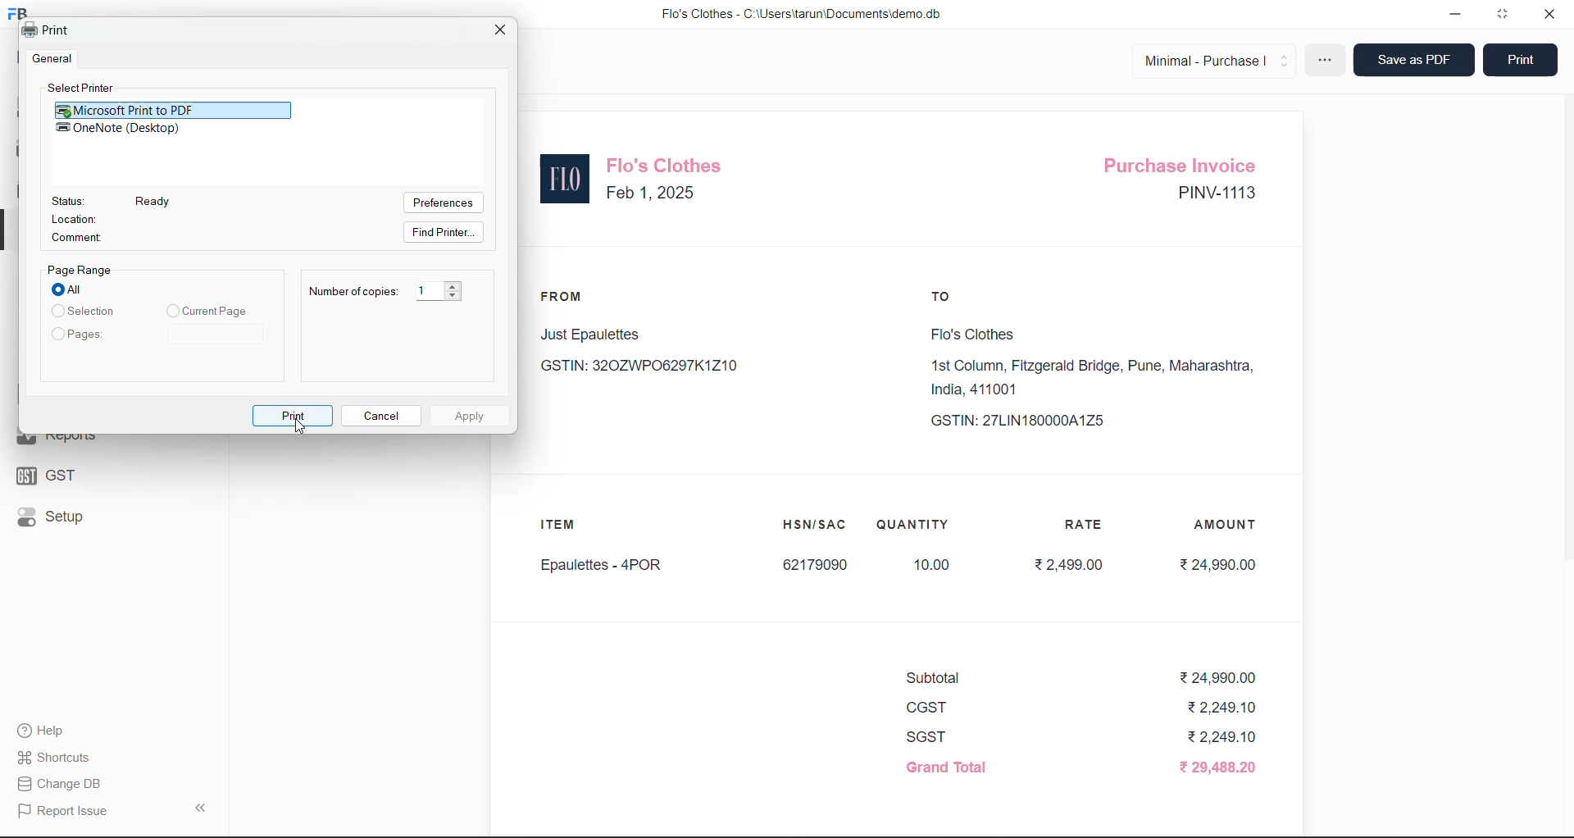  What do you see at coordinates (1073, 566) in the screenshot?
I see `₹2,499.00` at bounding box center [1073, 566].